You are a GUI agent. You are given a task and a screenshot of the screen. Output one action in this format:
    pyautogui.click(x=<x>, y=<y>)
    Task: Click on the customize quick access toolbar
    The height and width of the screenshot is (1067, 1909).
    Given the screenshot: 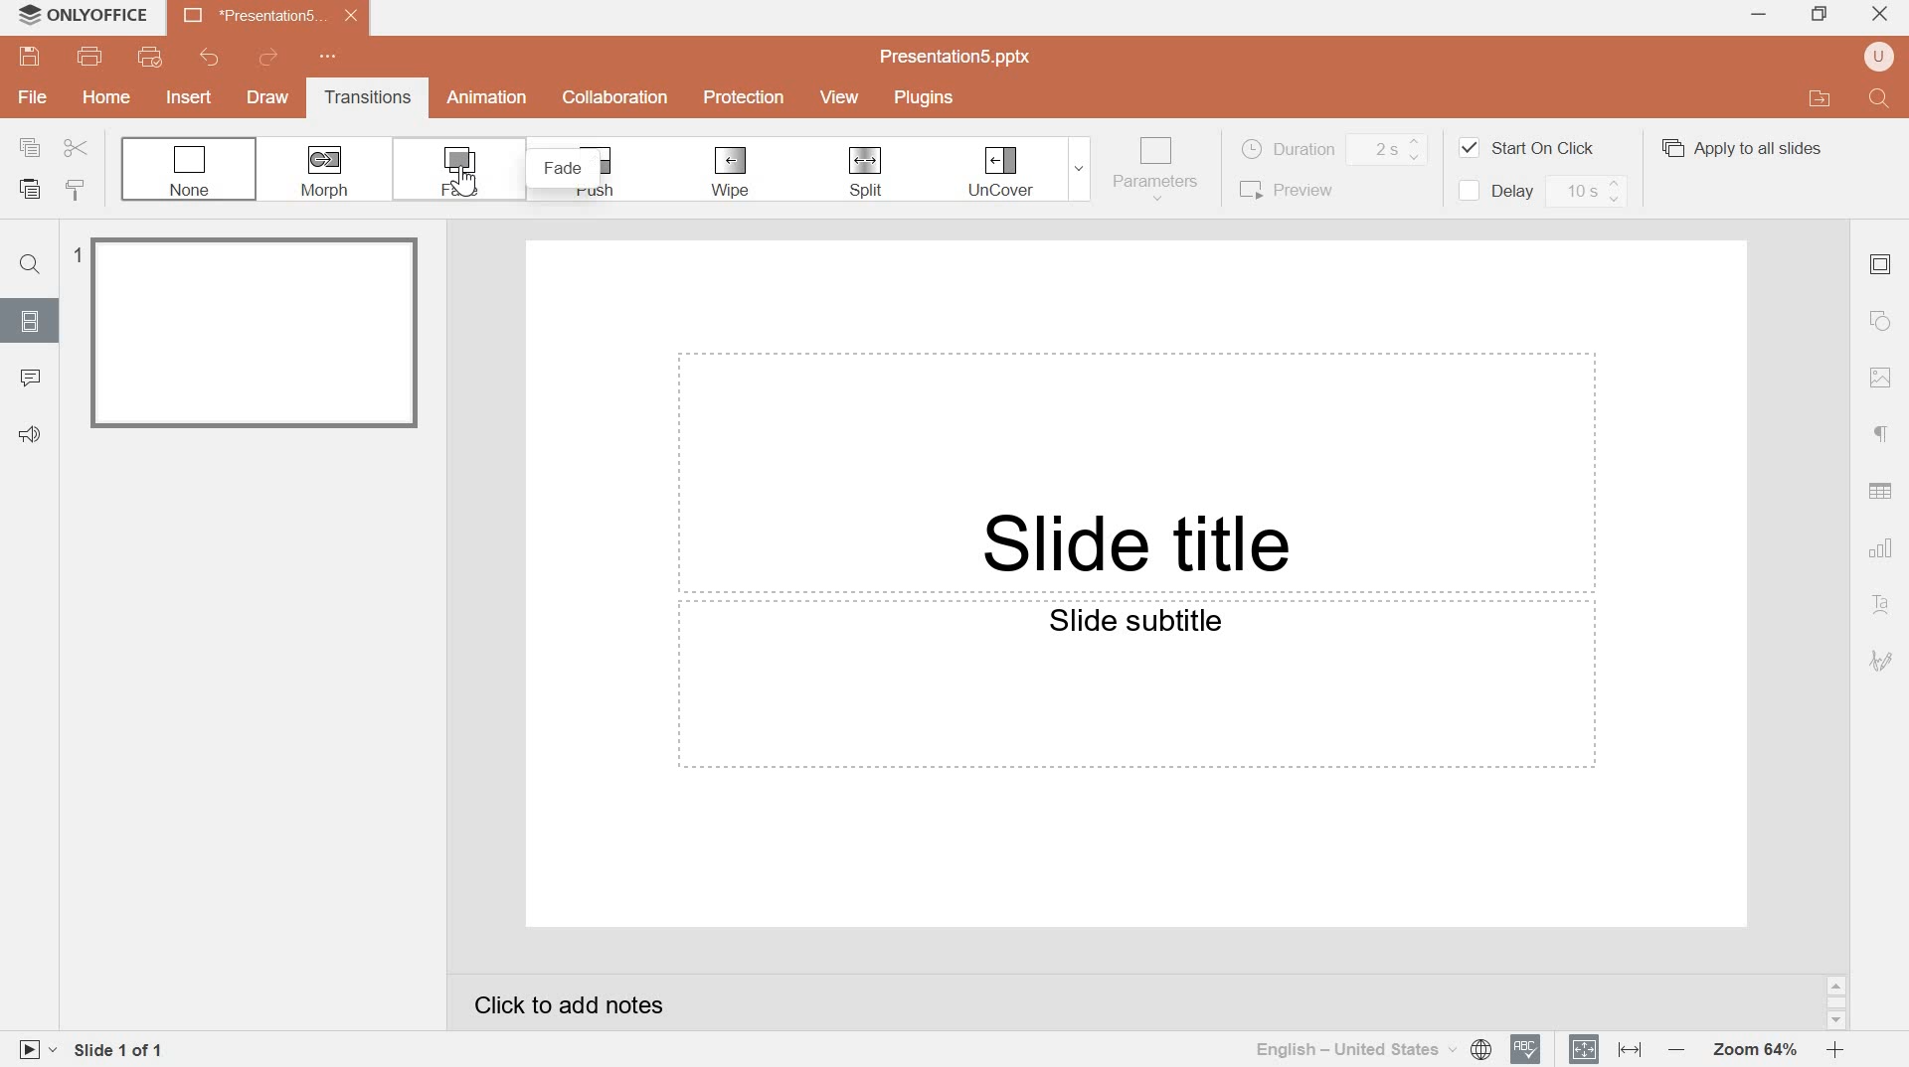 What is the action you would take?
    pyautogui.click(x=332, y=56)
    